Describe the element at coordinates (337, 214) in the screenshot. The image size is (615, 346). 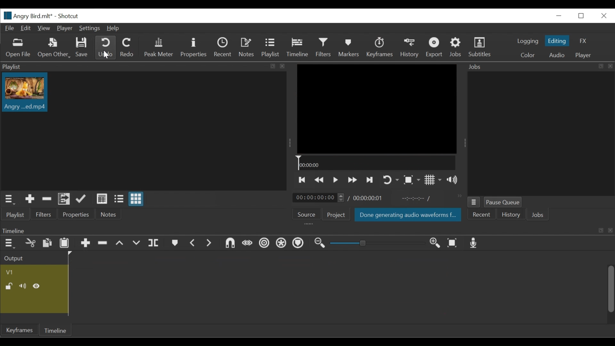
I see `Project` at that location.